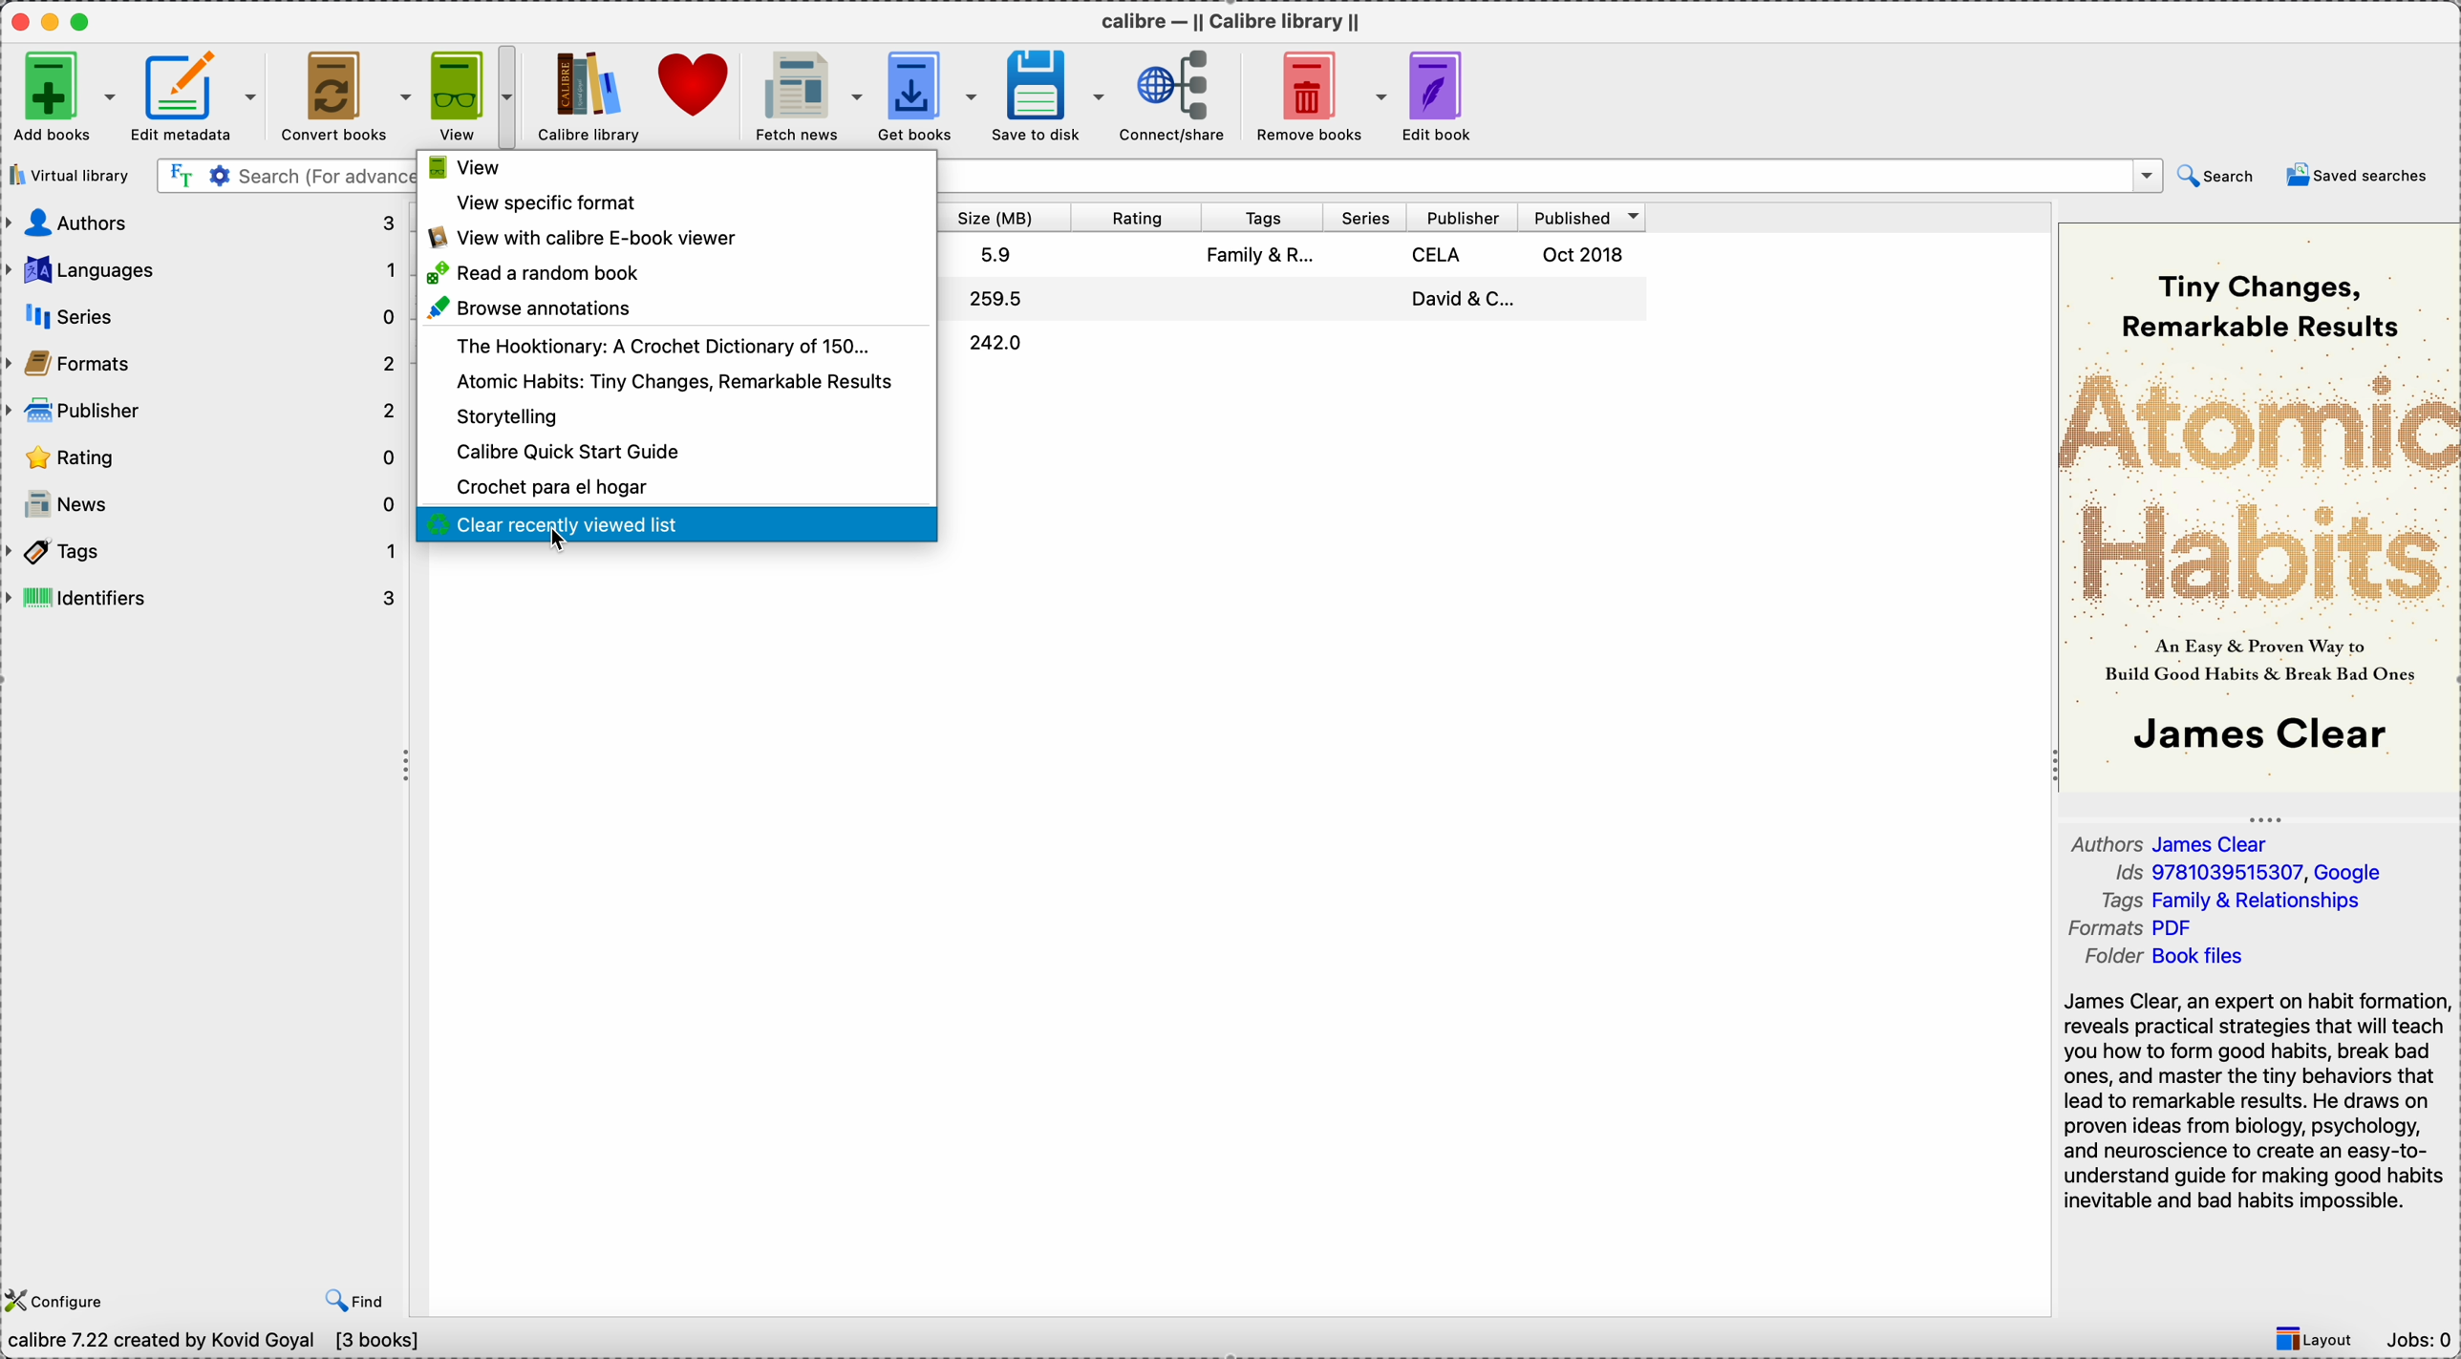 This screenshot has width=2461, height=1359. Describe the element at coordinates (926, 97) in the screenshot. I see `get books` at that location.